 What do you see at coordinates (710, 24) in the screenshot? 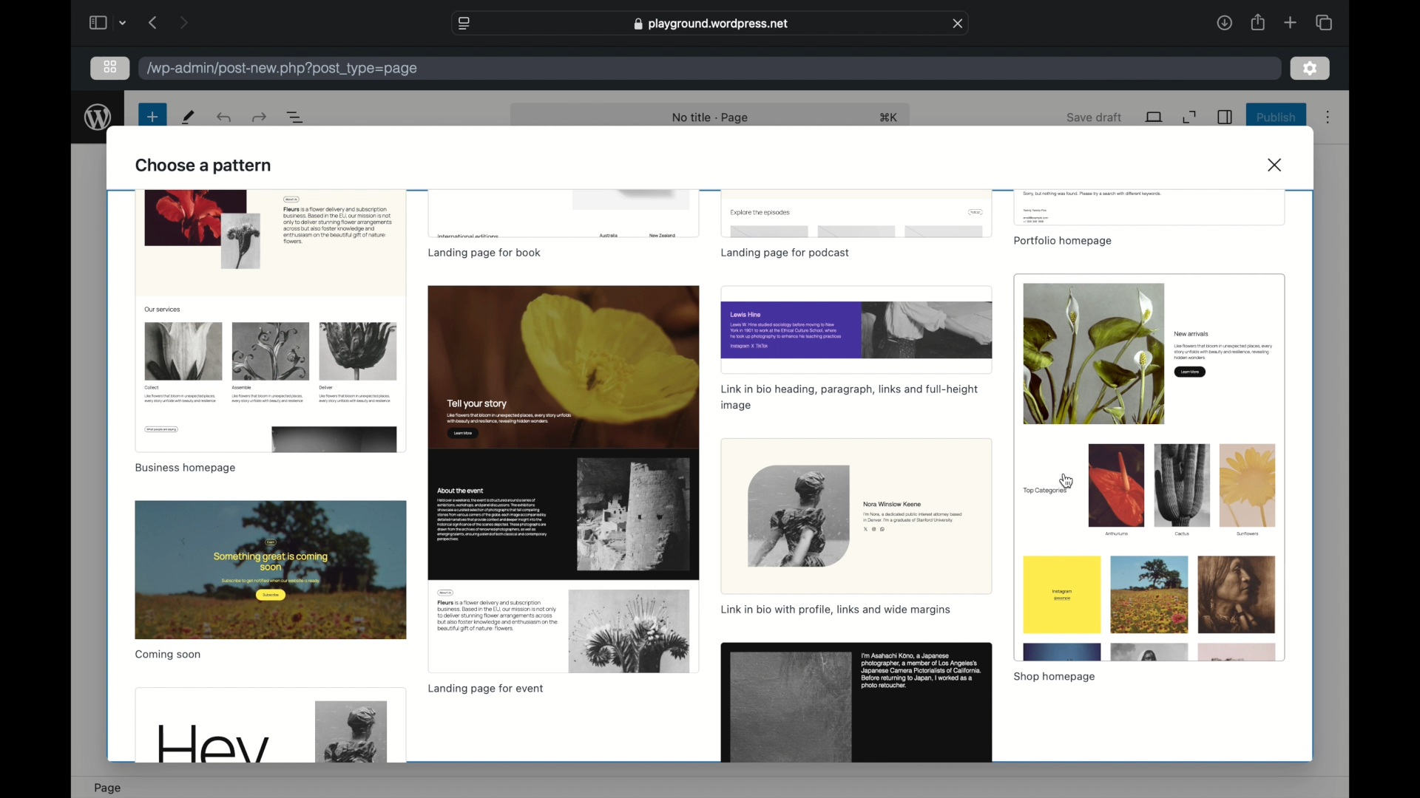
I see `web address` at bounding box center [710, 24].